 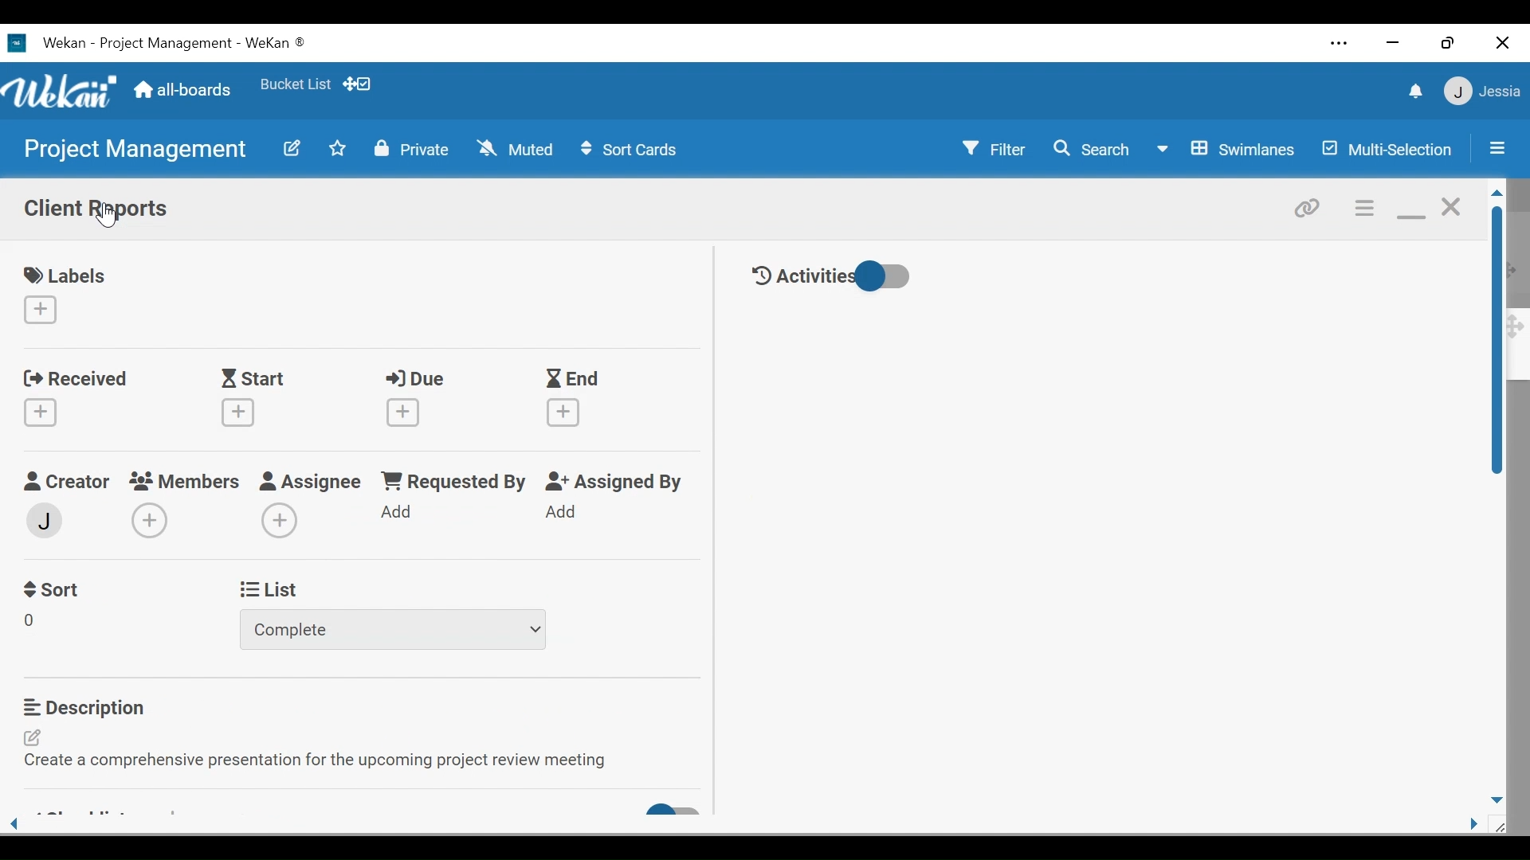 What do you see at coordinates (97, 208) in the screenshot?
I see `Card Title` at bounding box center [97, 208].